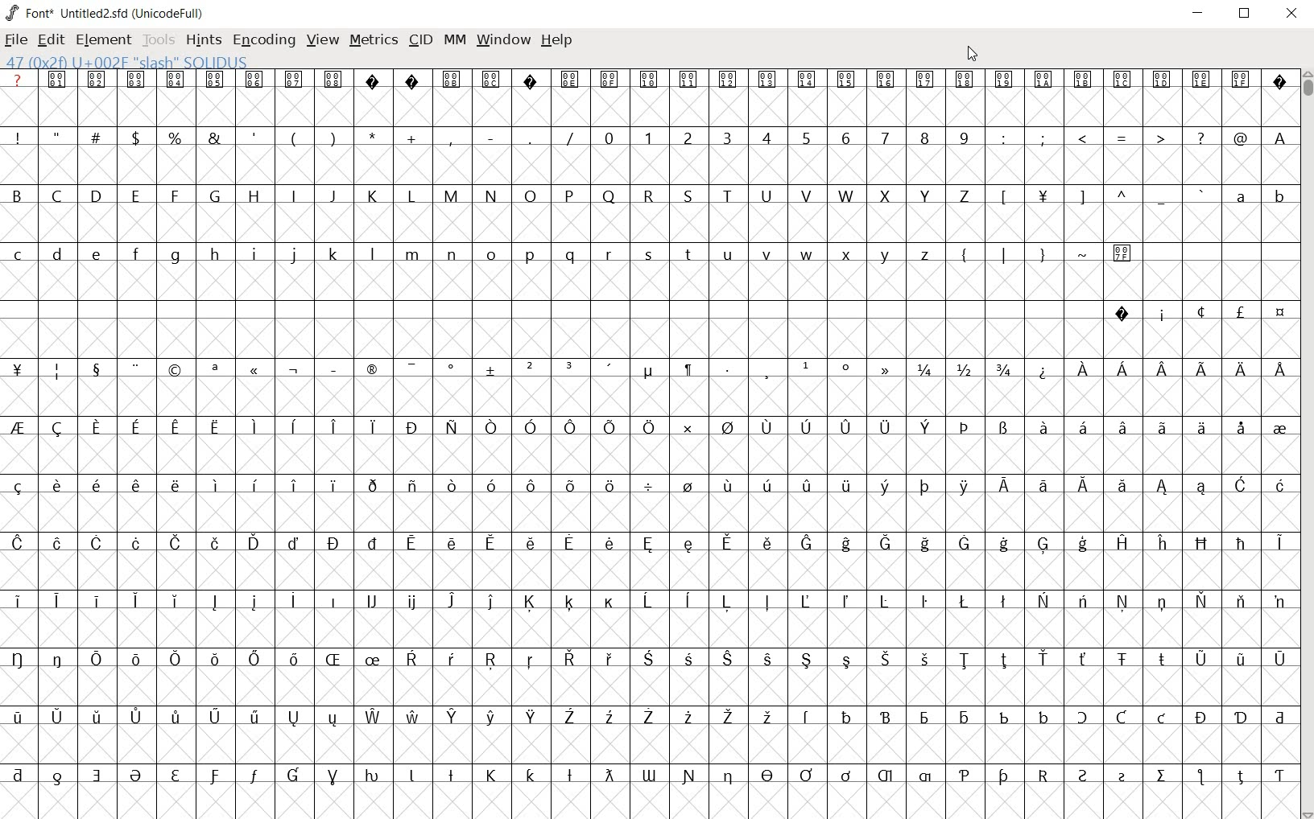 The height and width of the screenshot is (819, 1314). What do you see at coordinates (651, 167) in the screenshot?
I see `empty cells` at bounding box center [651, 167].